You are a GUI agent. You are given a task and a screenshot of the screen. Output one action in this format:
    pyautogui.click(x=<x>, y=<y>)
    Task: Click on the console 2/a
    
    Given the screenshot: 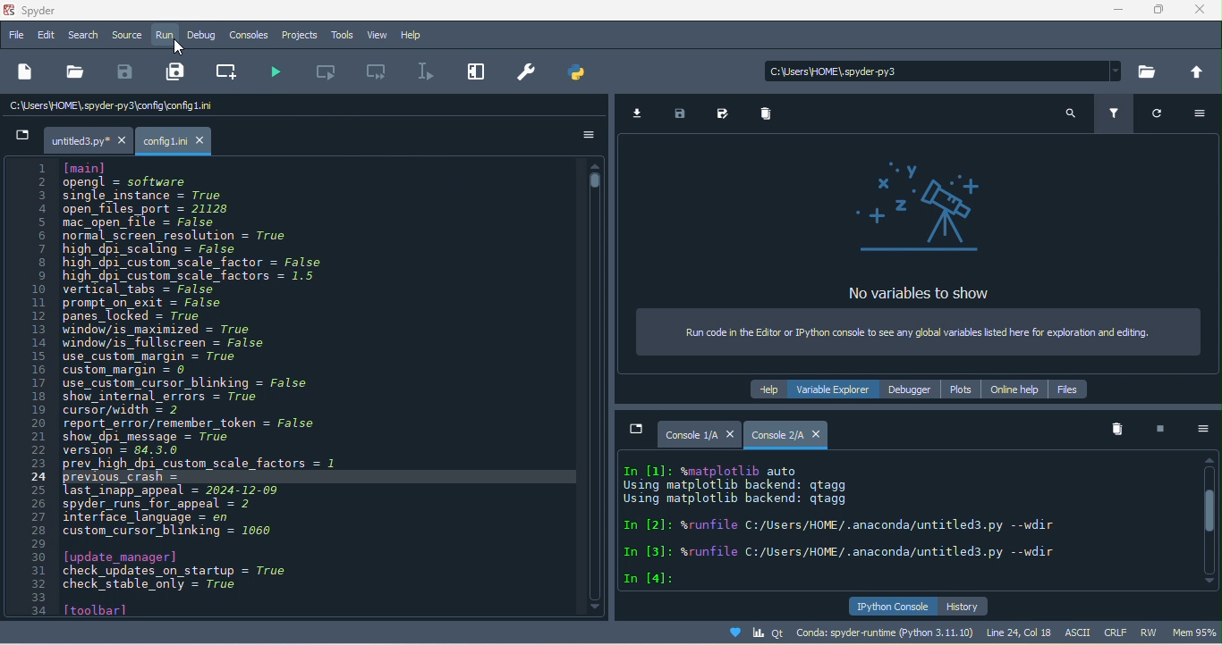 What is the action you would take?
    pyautogui.click(x=785, y=434)
    